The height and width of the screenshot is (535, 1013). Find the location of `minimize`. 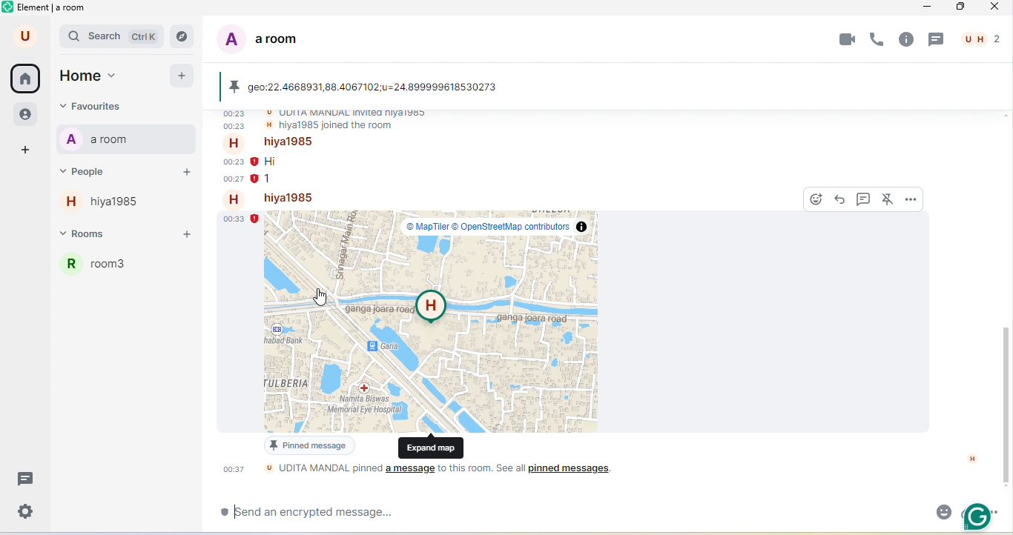

minimize is located at coordinates (928, 9).